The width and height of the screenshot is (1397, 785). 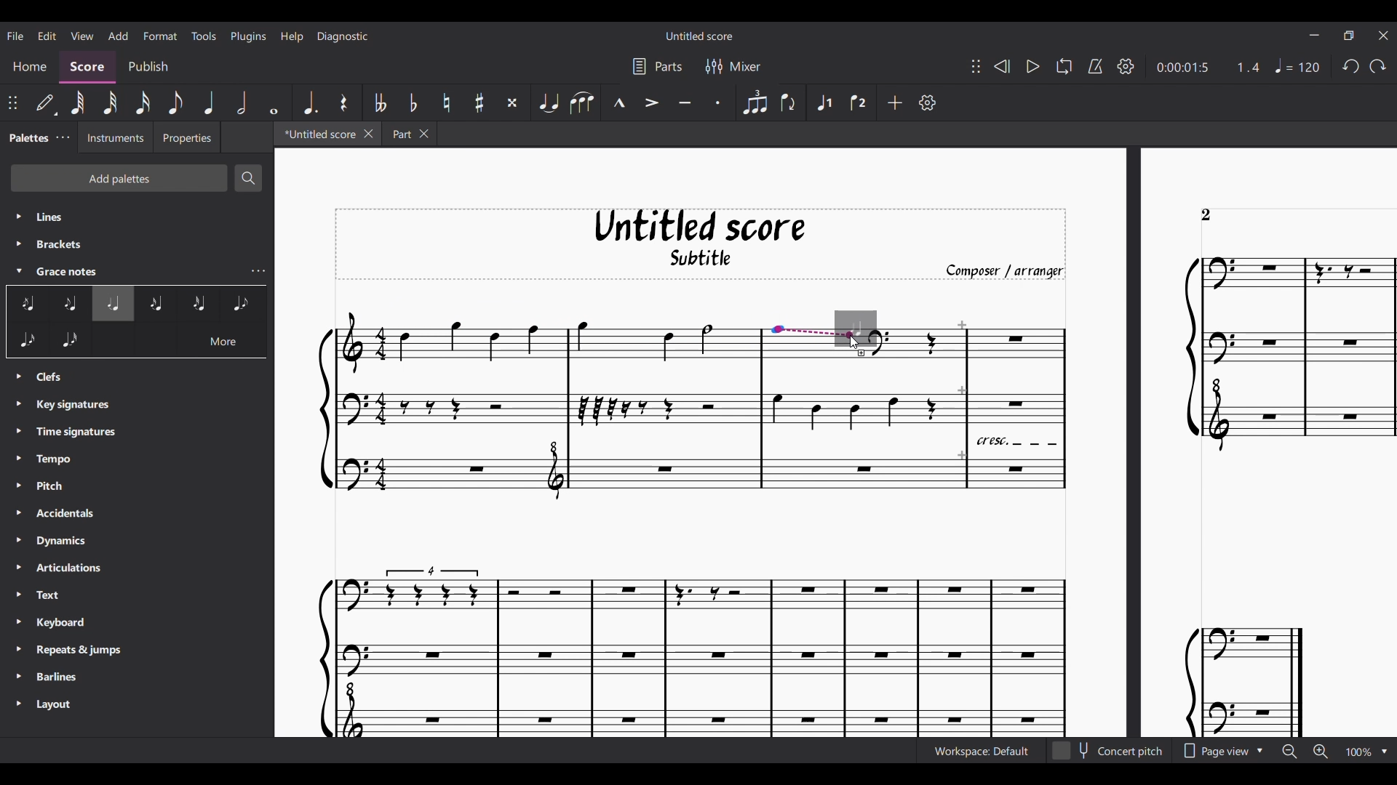 What do you see at coordinates (119, 36) in the screenshot?
I see `Add menu` at bounding box center [119, 36].